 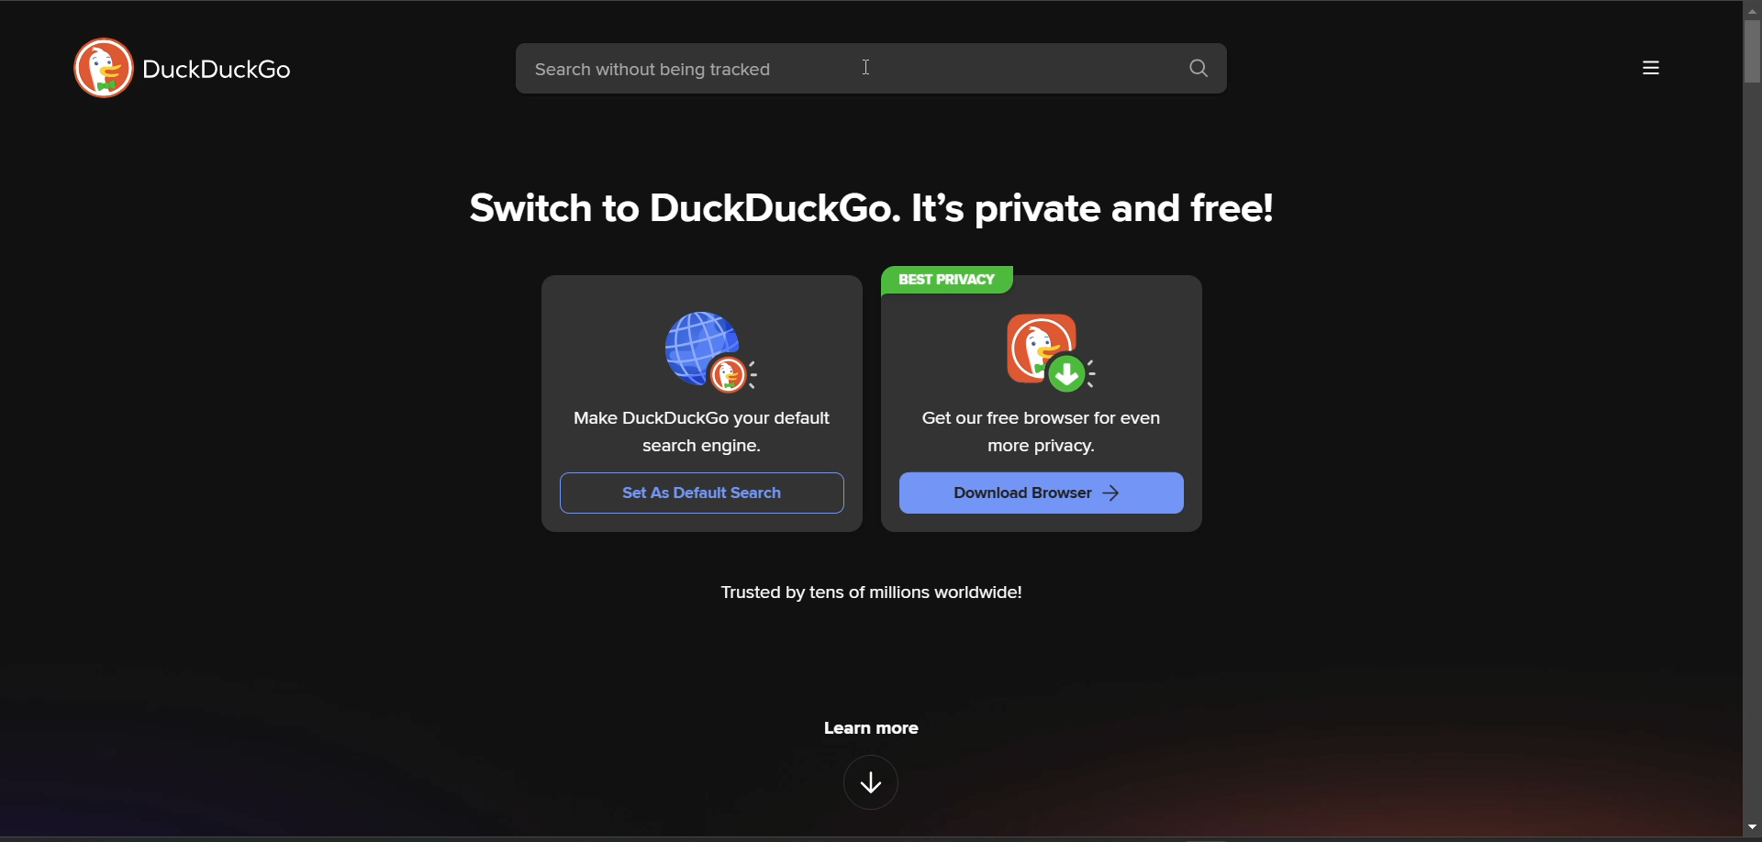 I want to click on Trusted by tens of millions worldwide!, so click(x=875, y=596).